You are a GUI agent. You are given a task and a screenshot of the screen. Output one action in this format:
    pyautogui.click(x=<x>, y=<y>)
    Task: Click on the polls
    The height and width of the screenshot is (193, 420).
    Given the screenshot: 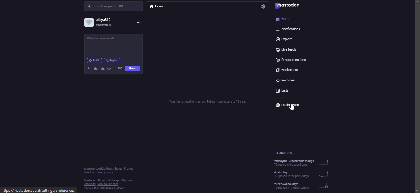 What is the action you would take?
    pyautogui.click(x=96, y=68)
    